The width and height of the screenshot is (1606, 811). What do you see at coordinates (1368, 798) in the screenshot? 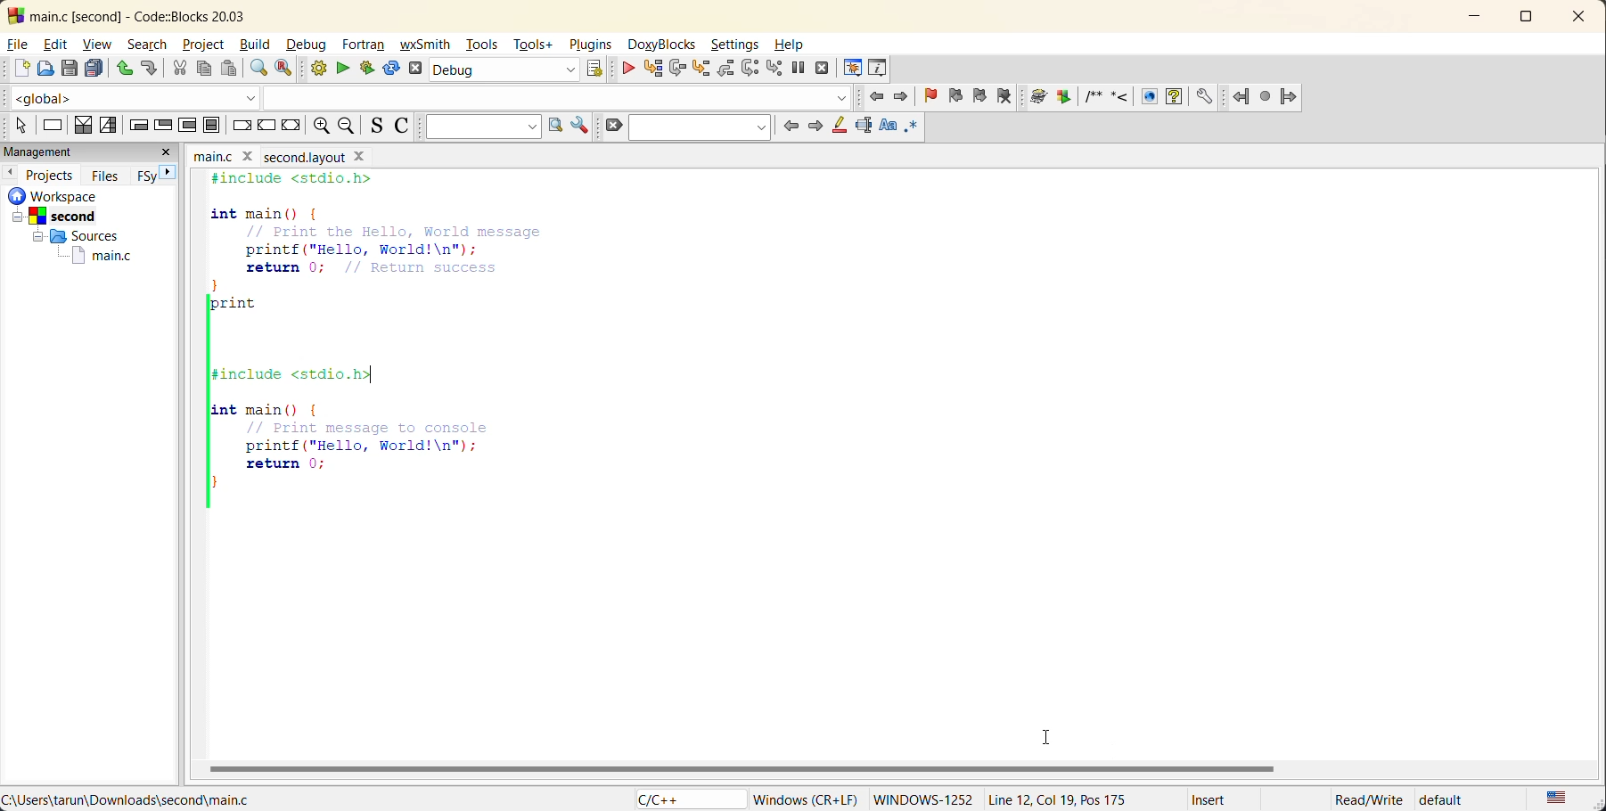
I see `Read/Write` at bounding box center [1368, 798].